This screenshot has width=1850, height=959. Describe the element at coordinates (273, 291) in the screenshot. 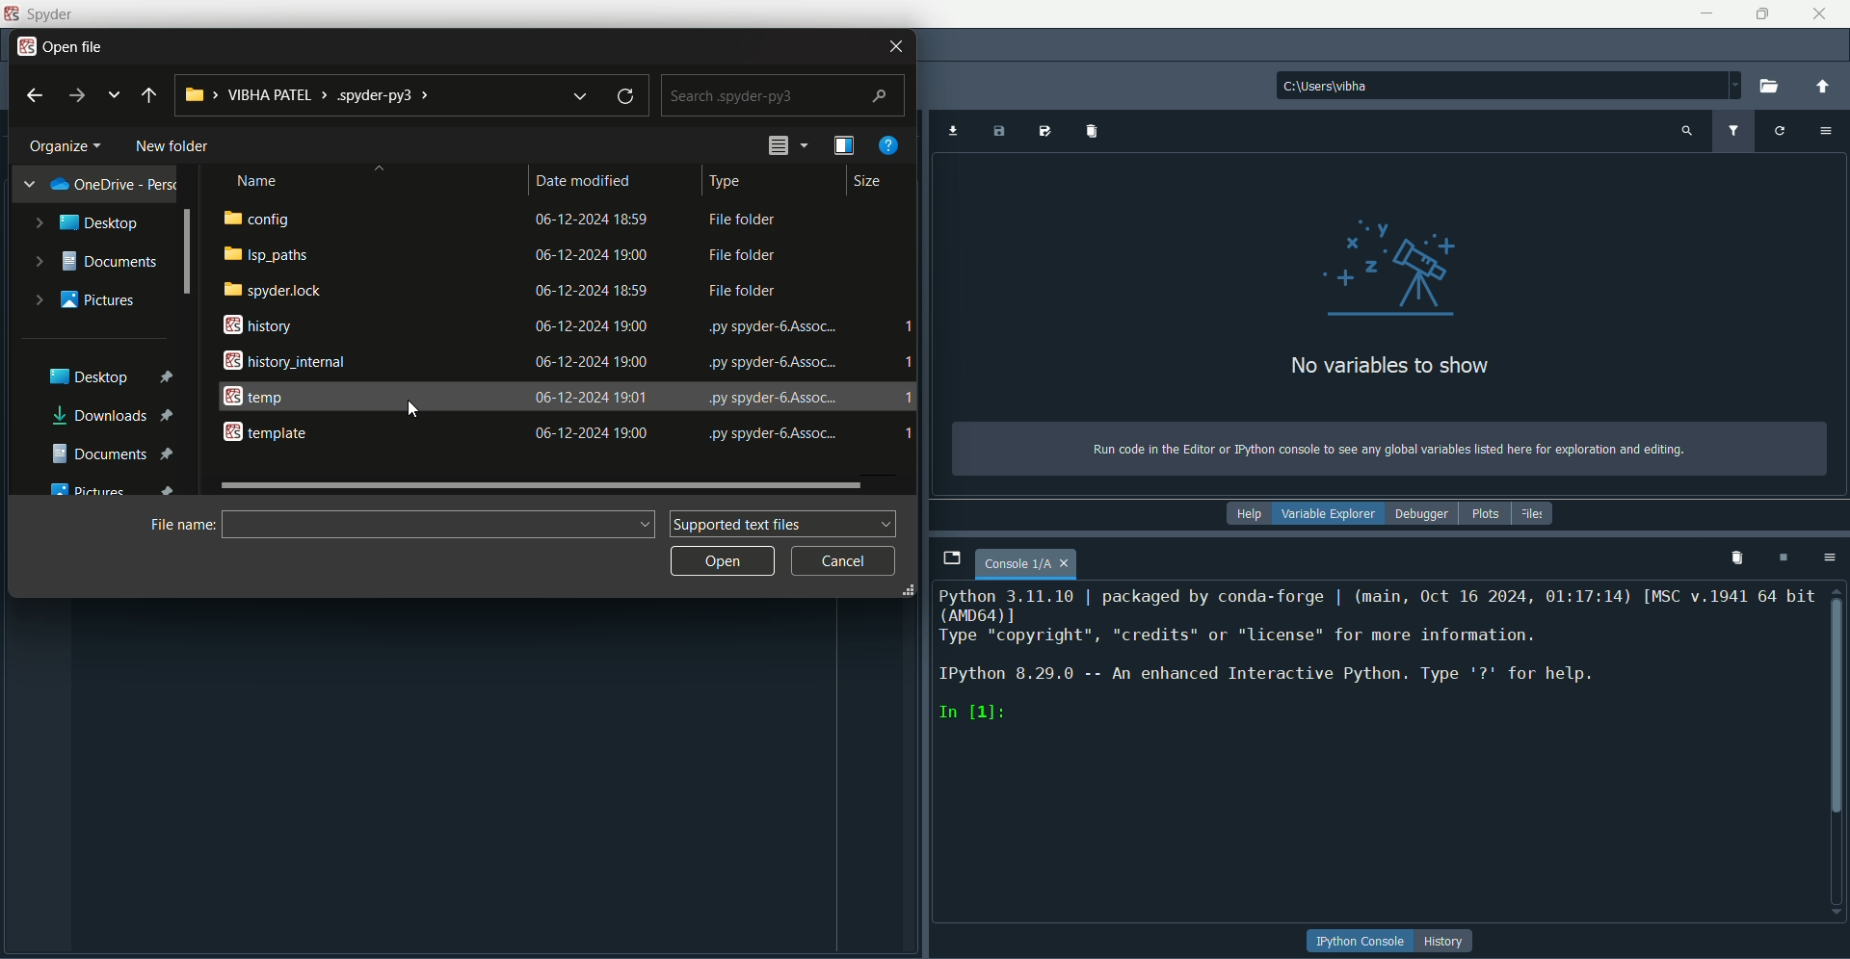

I see `spyder lock` at that location.